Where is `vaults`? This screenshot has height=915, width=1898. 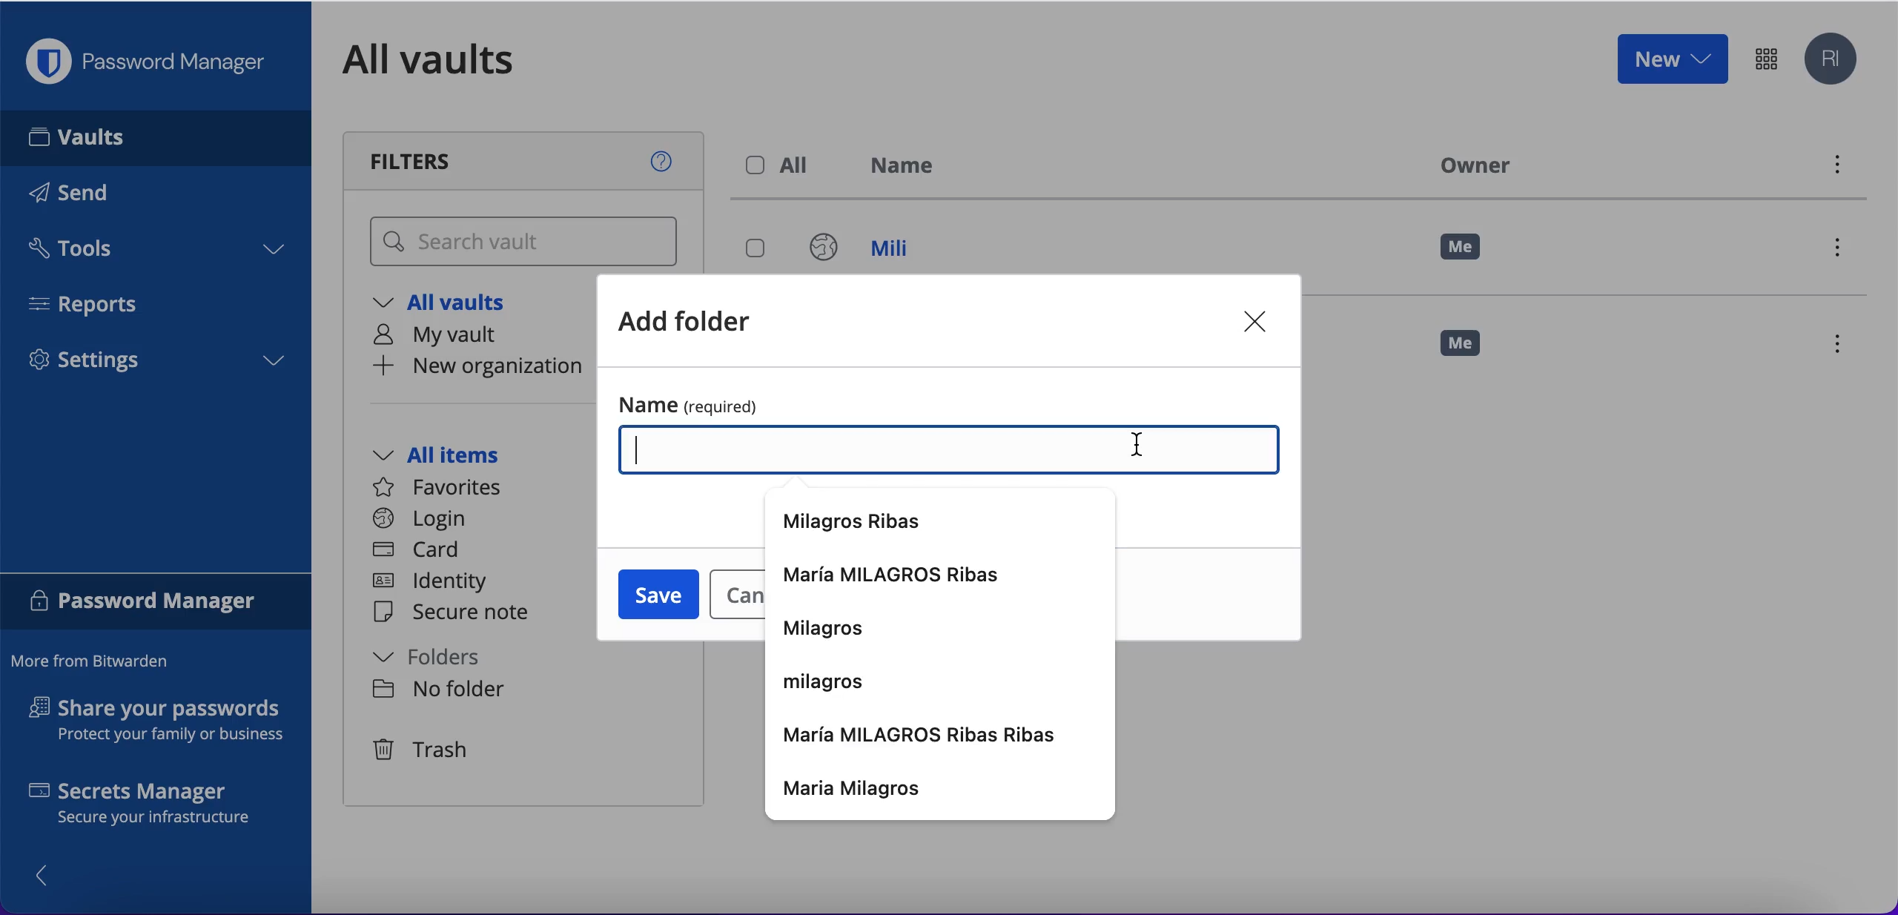
vaults is located at coordinates (156, 137).